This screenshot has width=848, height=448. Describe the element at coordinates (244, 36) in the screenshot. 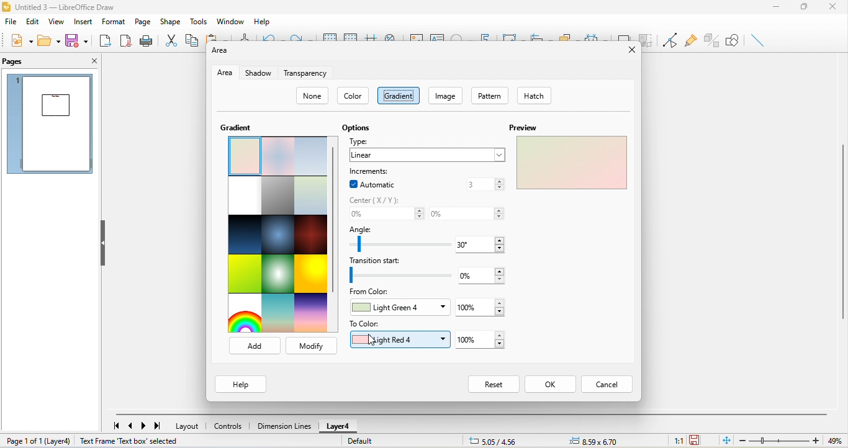

I see `clone formatting` at that location.